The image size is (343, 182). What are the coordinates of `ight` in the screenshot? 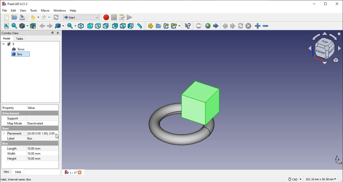 It's located at (106, 26).